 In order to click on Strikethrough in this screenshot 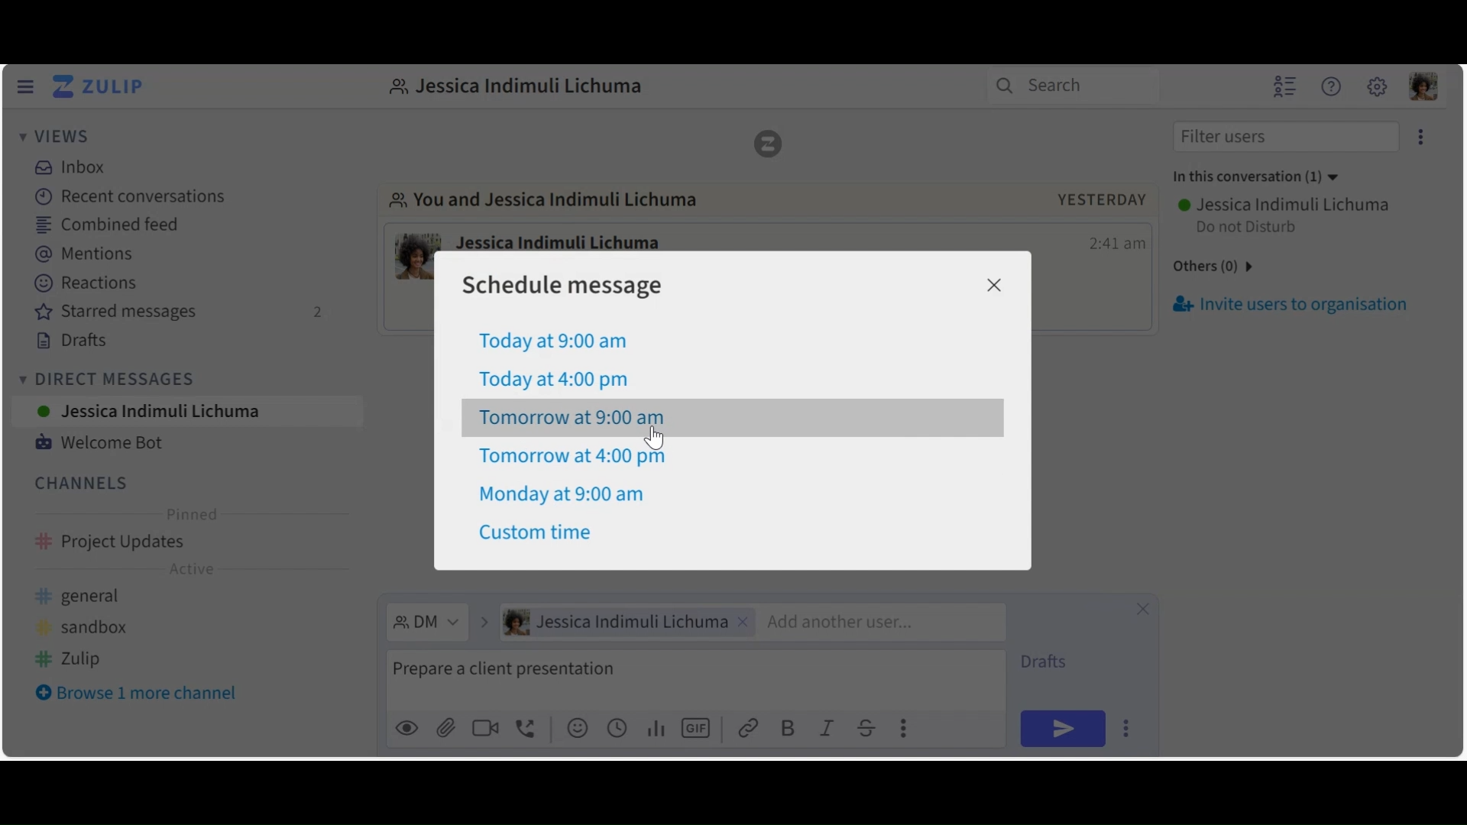, I will do `click(864, 728)`.